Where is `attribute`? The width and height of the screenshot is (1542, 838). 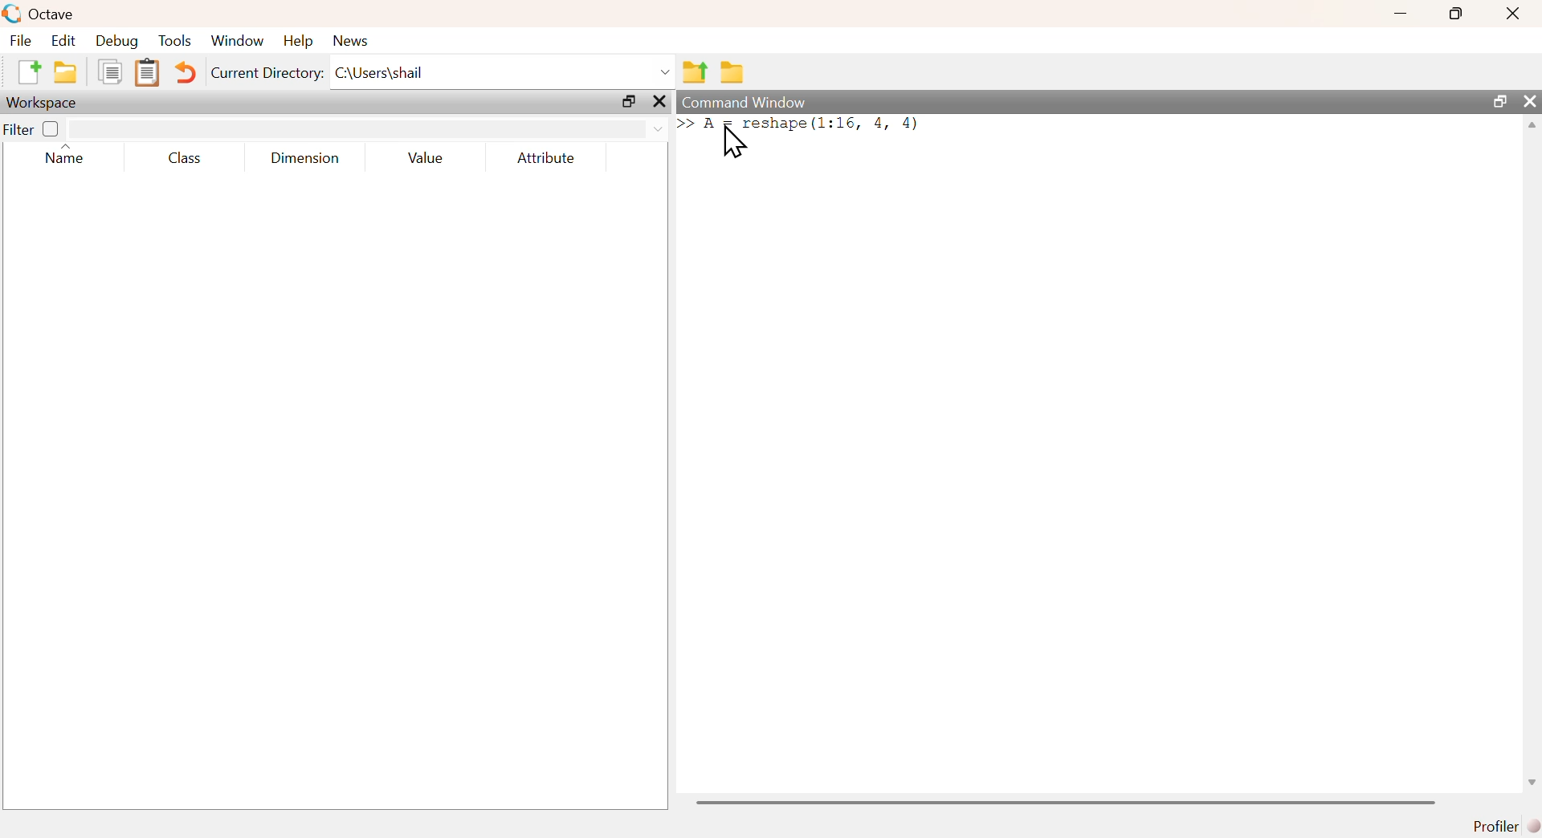
attribute is located at coordinates (551, 159).